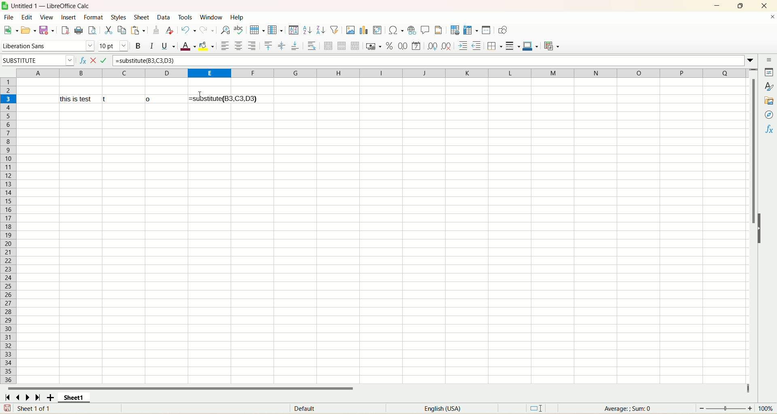  Describe the element at coordinates (390, 47) in the screenshot. I see `format as percent` at that location.